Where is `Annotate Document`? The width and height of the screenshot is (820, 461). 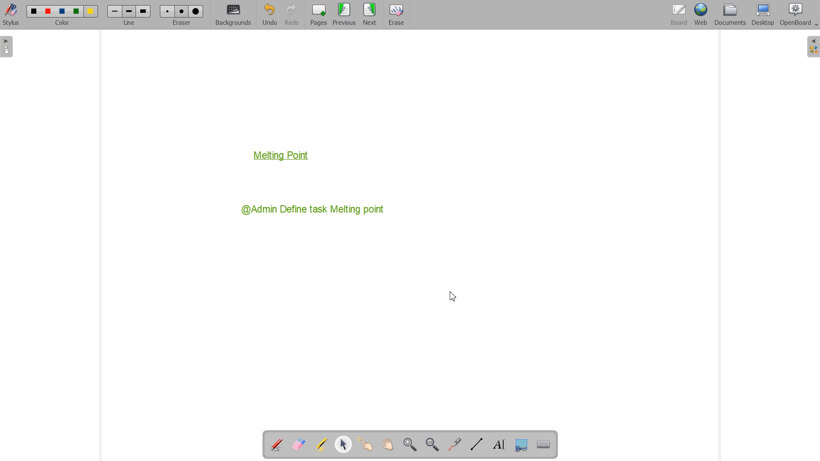 Annotate Document is located at coordinates (276, 445).